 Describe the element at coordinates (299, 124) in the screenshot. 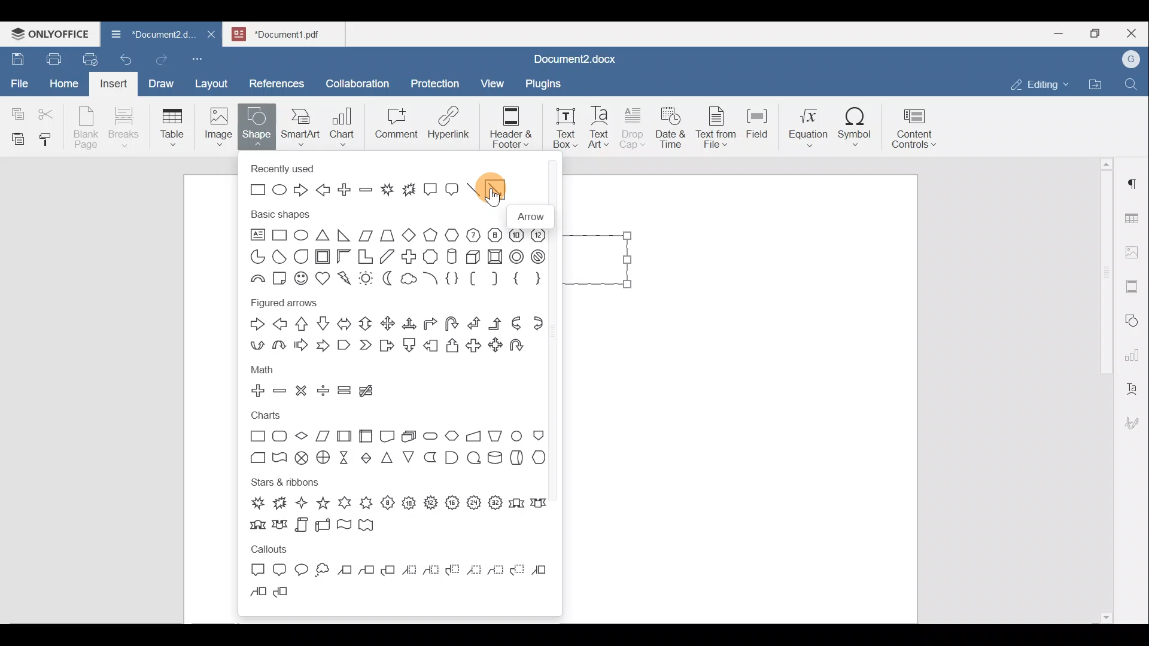

I see `SmartArt` at that location.